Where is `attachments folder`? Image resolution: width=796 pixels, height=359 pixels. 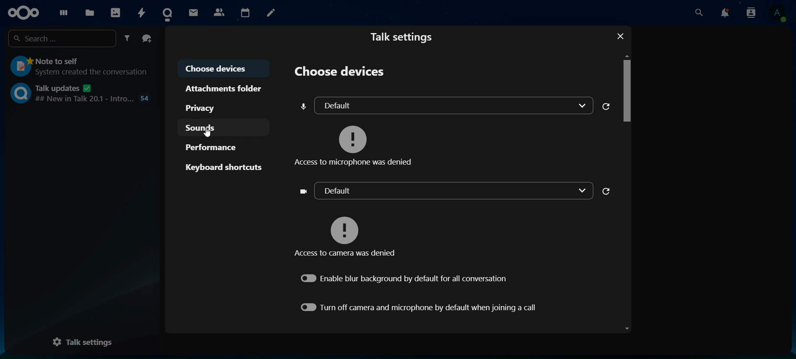
attachments folder is located at coordinates (223, 89).